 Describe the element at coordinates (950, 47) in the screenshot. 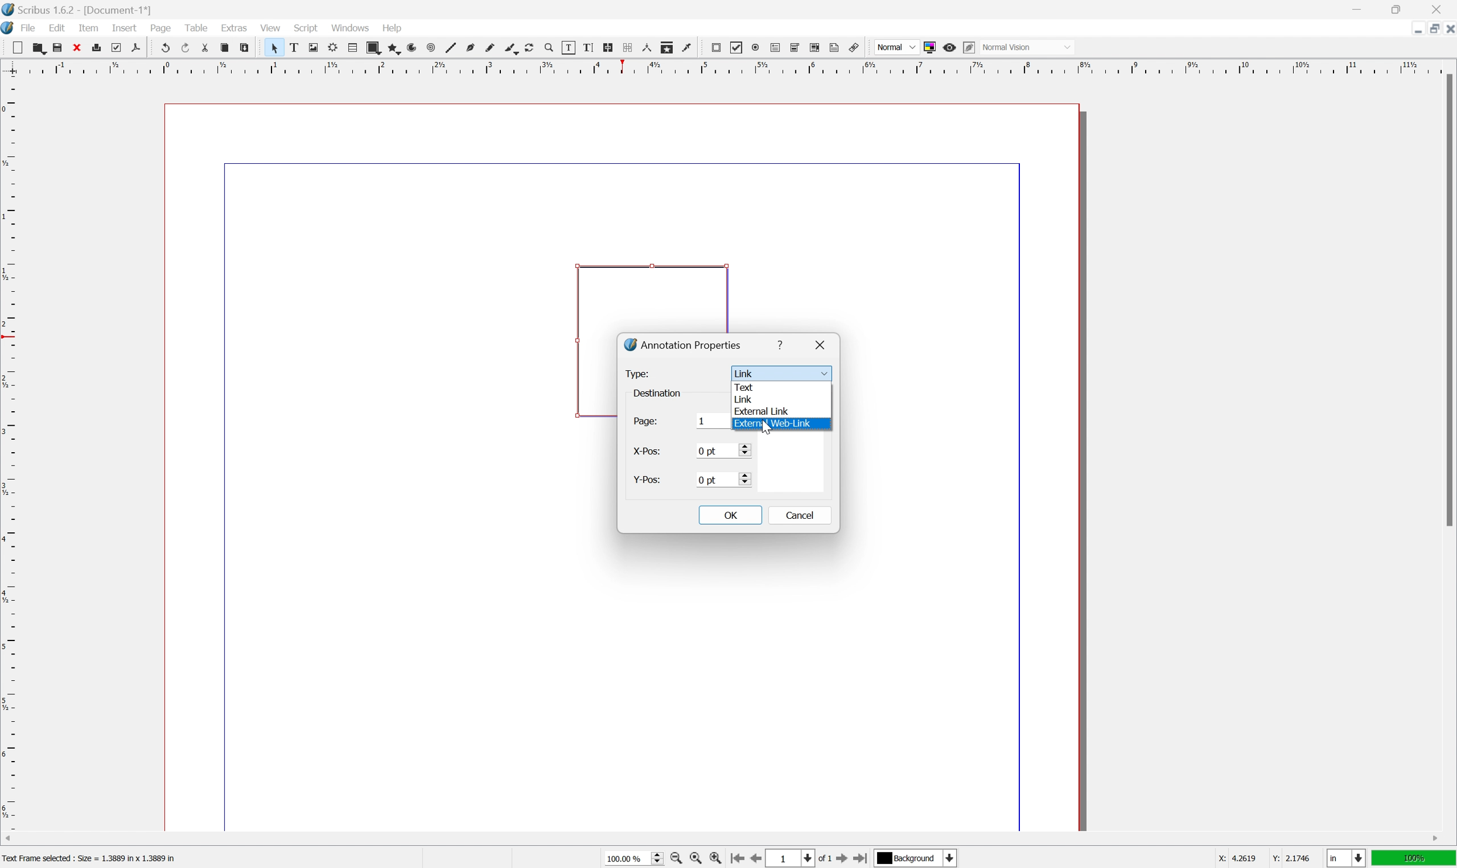

I see `preview mode` at that location.